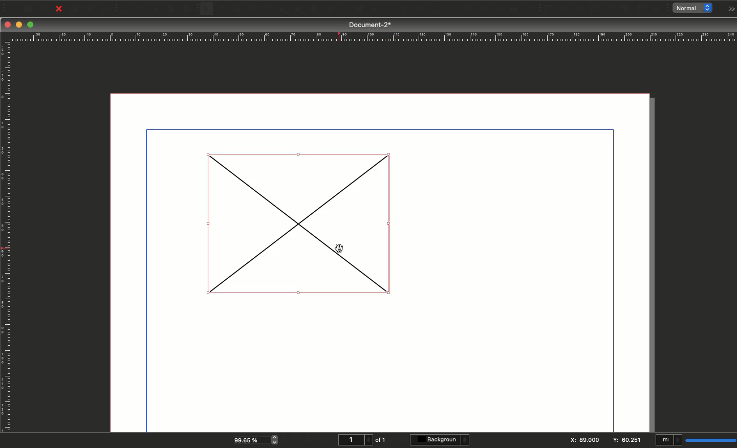  I want to click on Minimize, so click(20, 25).